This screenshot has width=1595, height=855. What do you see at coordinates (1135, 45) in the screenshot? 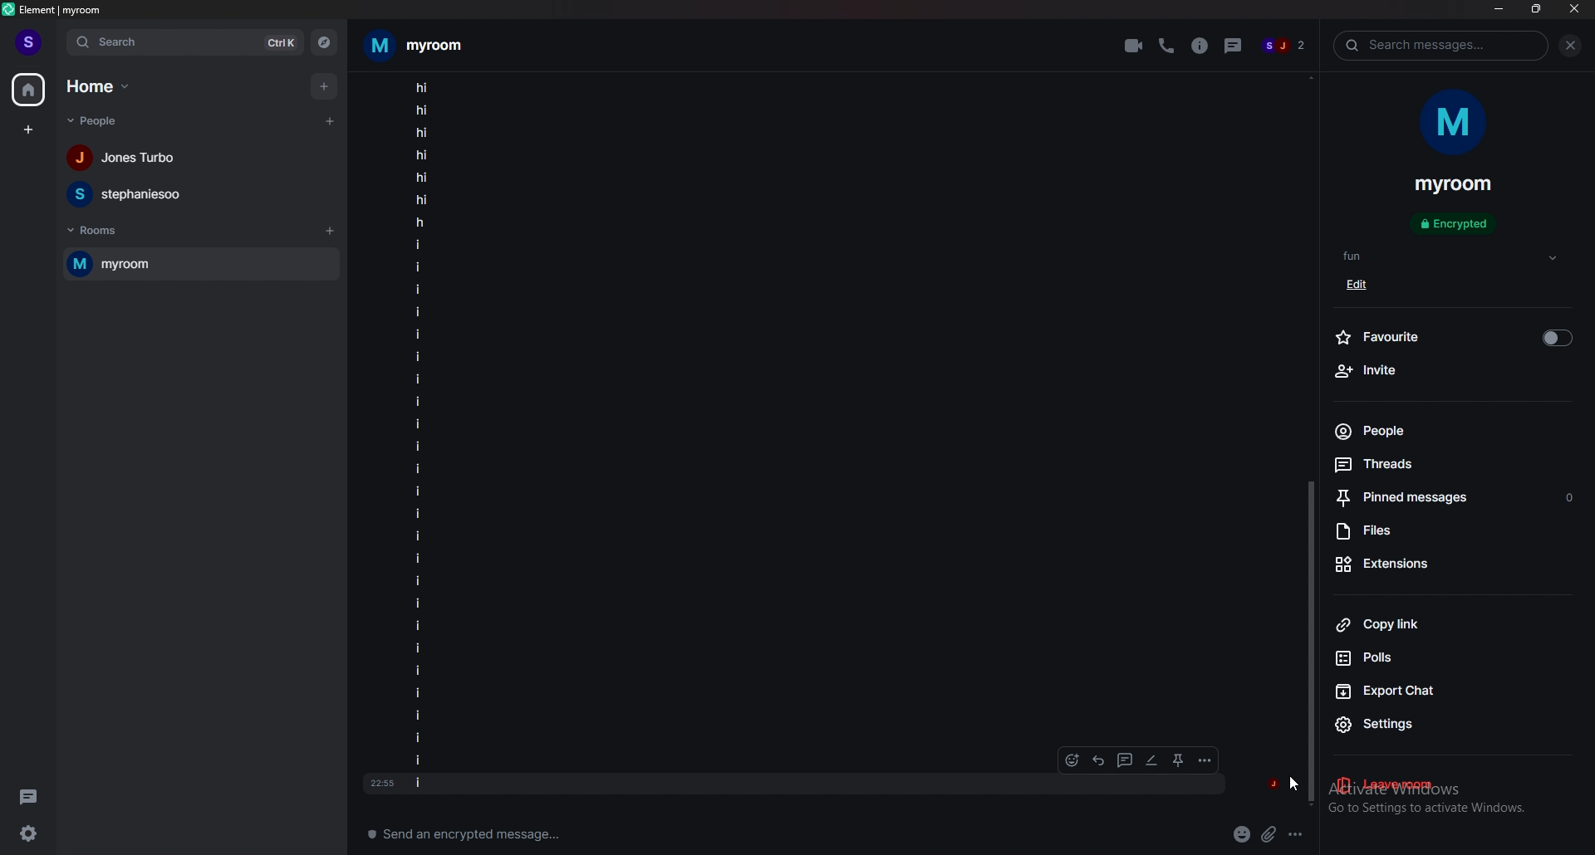
I see `video call` at bounding box center [1135, 45].